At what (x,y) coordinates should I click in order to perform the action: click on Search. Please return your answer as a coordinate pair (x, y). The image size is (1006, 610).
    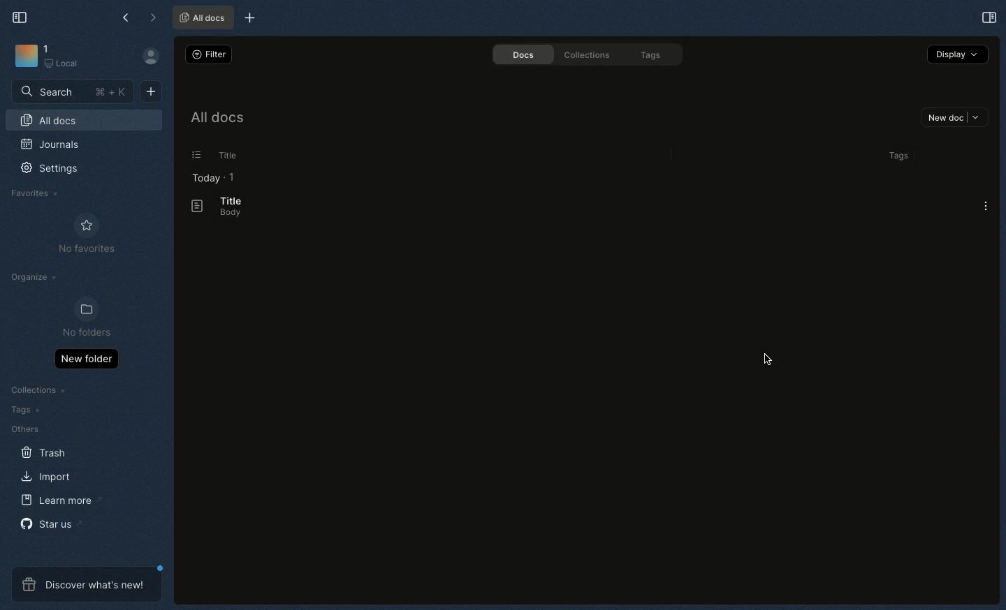
    Looking at the image, I should click on (73, 91).